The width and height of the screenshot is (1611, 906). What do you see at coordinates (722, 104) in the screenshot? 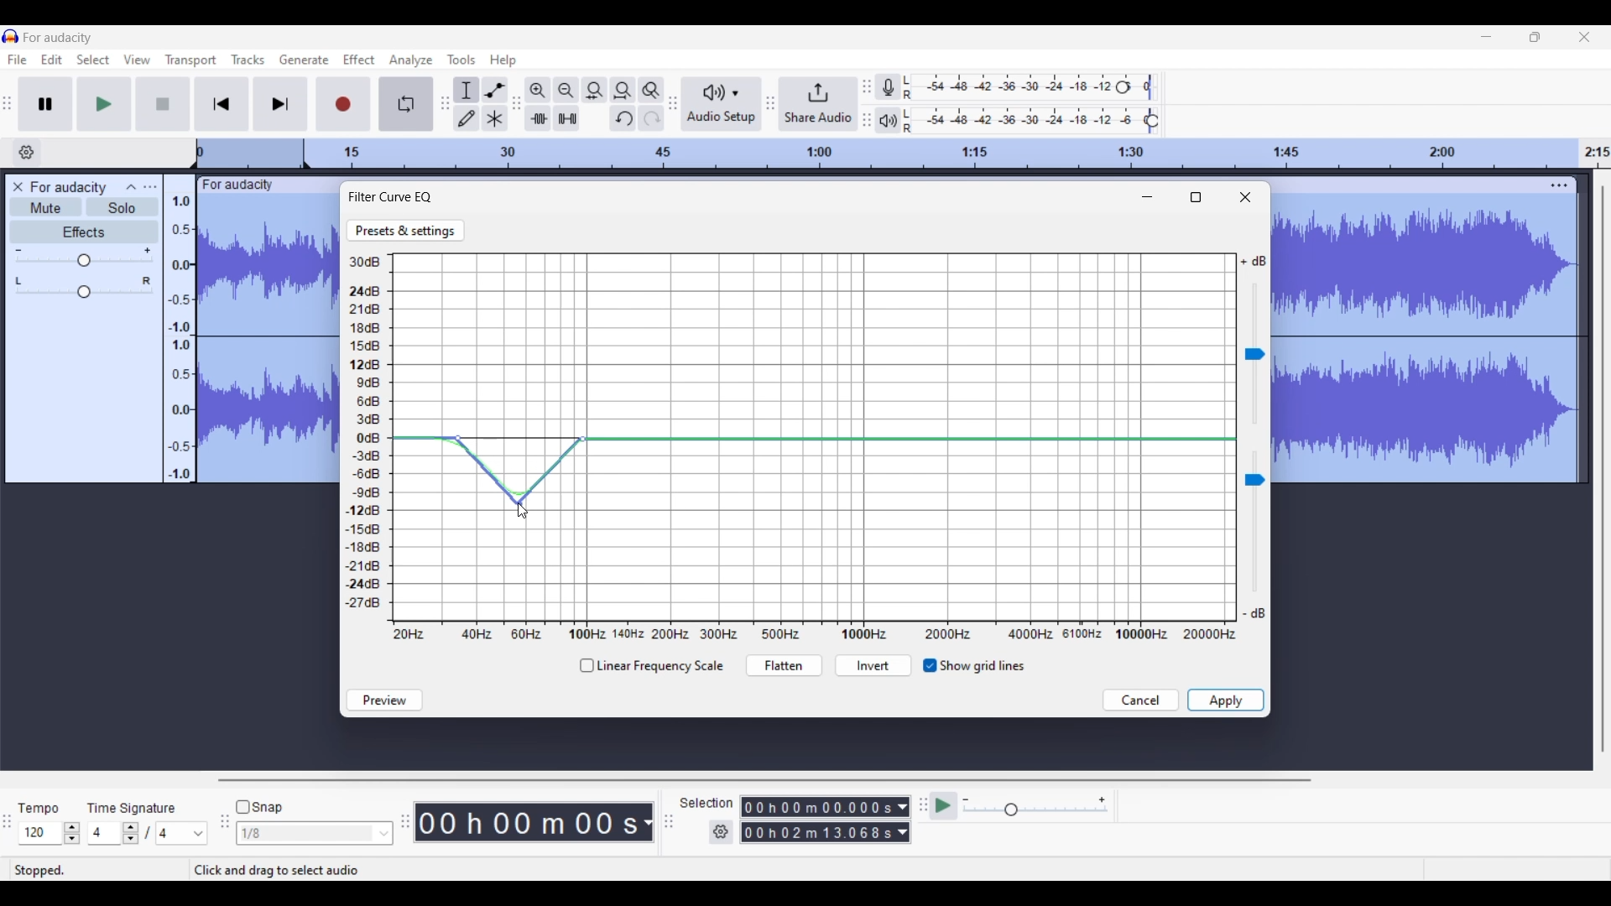
I see `Audio setup` at bounding box center [722, 104].